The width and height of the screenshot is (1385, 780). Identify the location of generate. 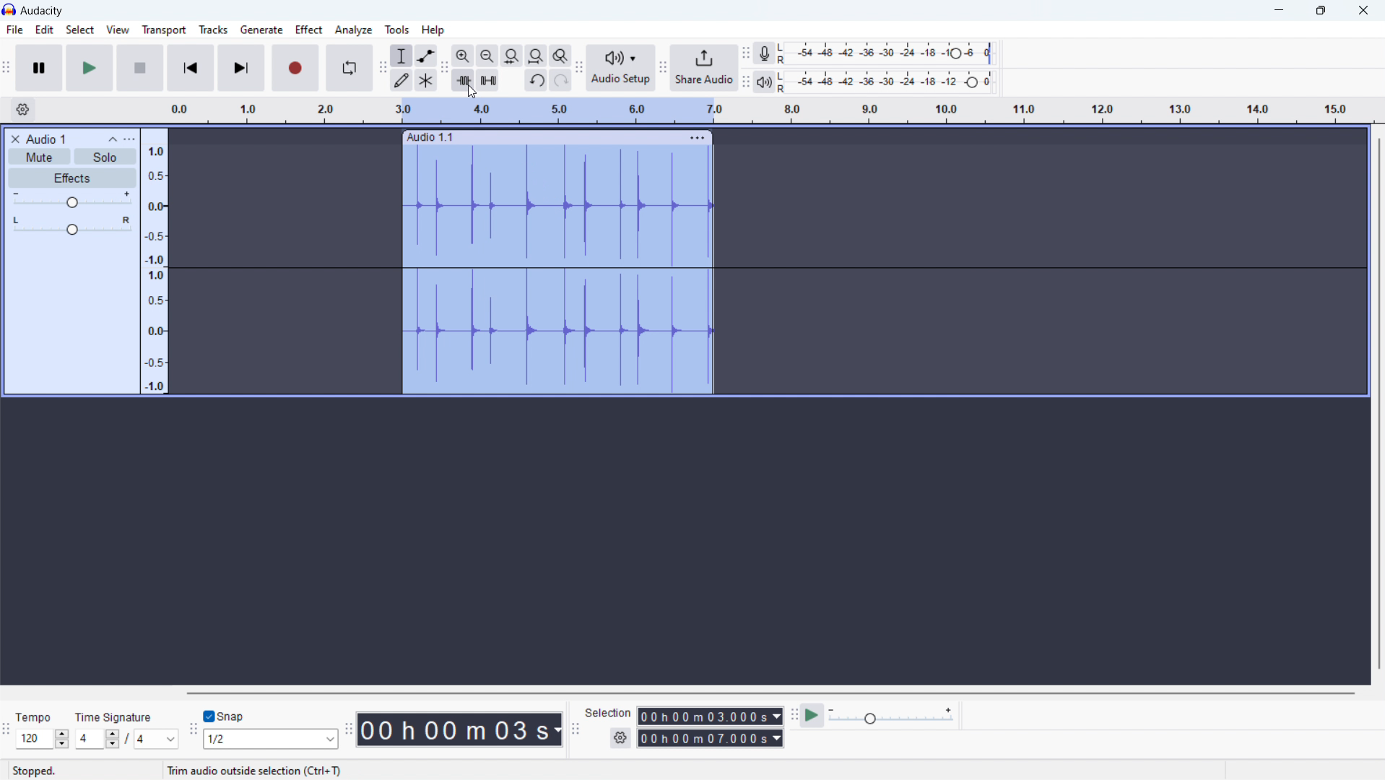
(261, 30).